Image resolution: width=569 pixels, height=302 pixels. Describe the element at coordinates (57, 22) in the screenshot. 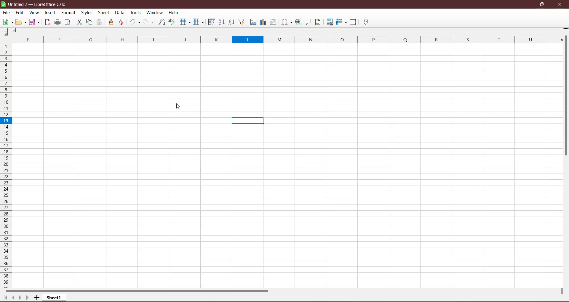

I see `Print` at that location.